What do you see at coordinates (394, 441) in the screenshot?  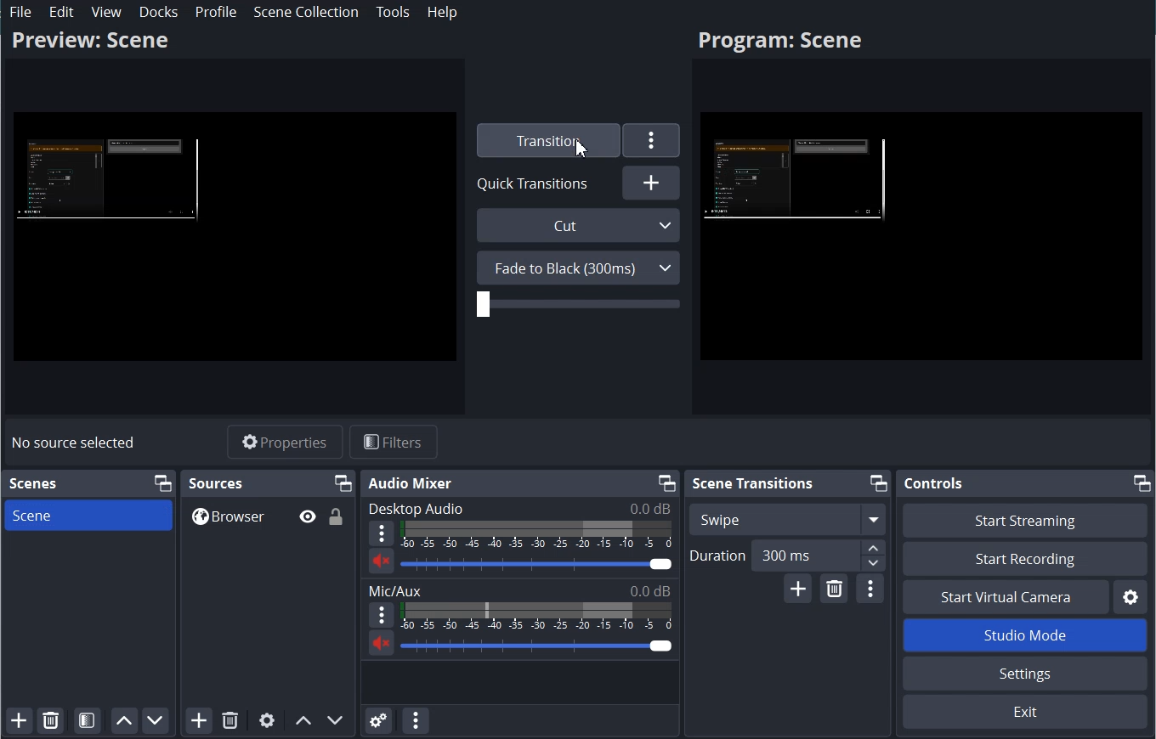 I see `Filters` at bounding box center [394, 441].